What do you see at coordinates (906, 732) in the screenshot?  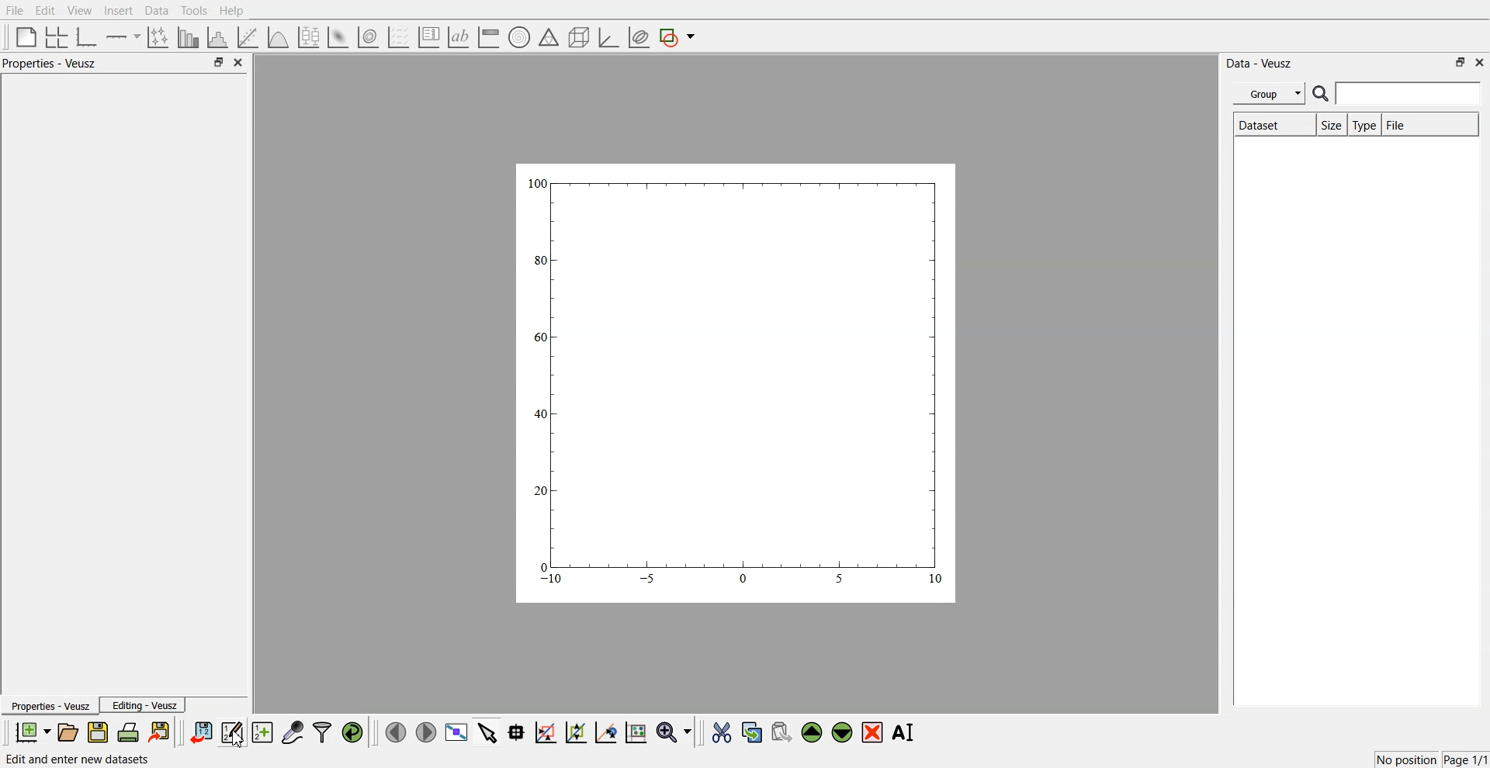 I see `Rename the selected widgets` at bounding box center [906, 732].